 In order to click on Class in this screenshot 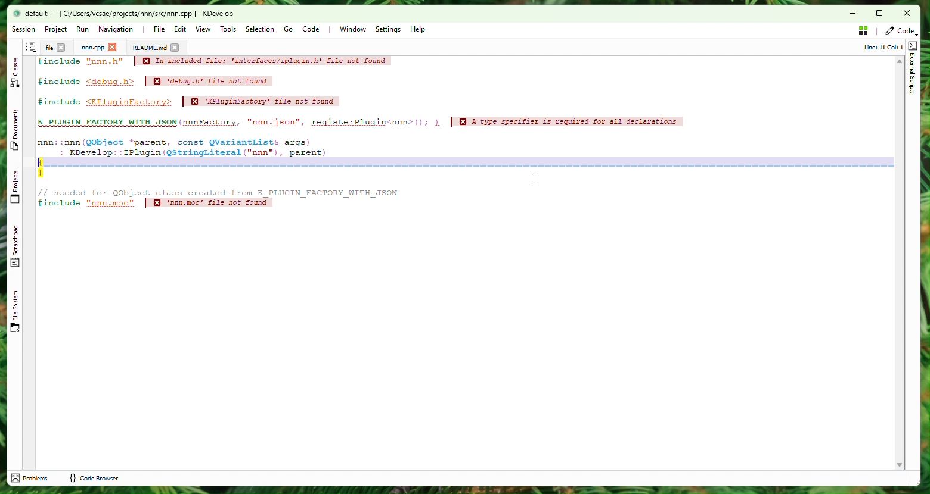, I will do `click(16, 74)`.